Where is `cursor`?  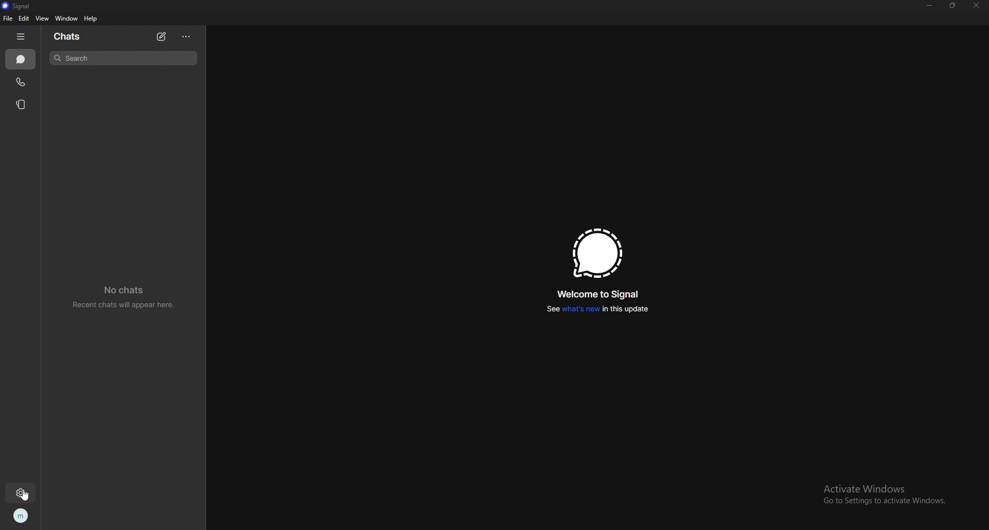
cursor is located at coordinates (25, 496).